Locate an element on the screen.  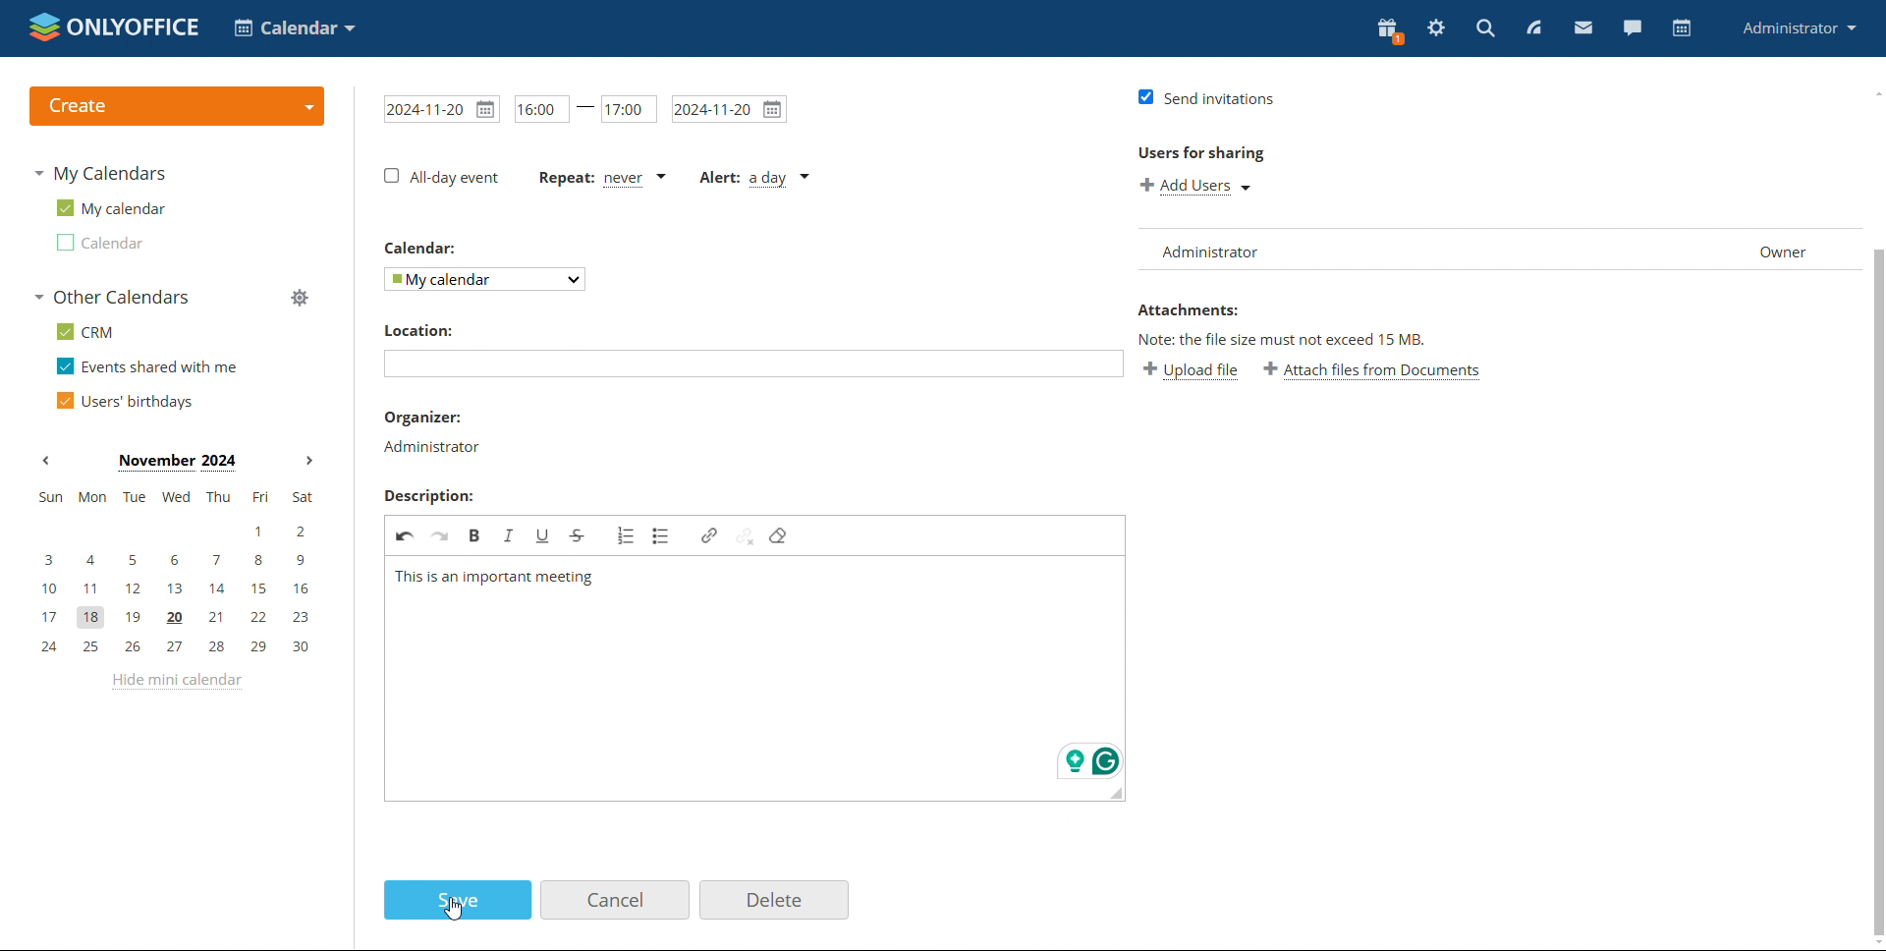
add location is located at coordinates (754, 364).